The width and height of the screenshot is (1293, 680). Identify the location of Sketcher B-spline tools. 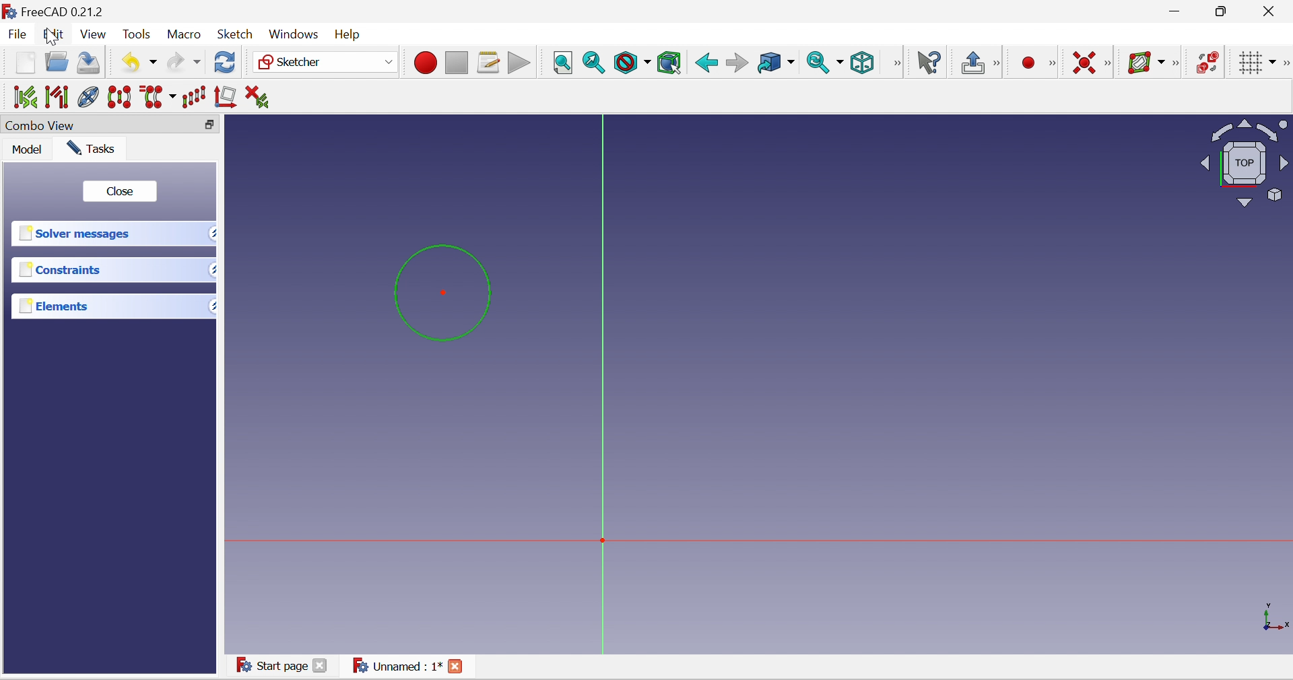
(1179, 63).